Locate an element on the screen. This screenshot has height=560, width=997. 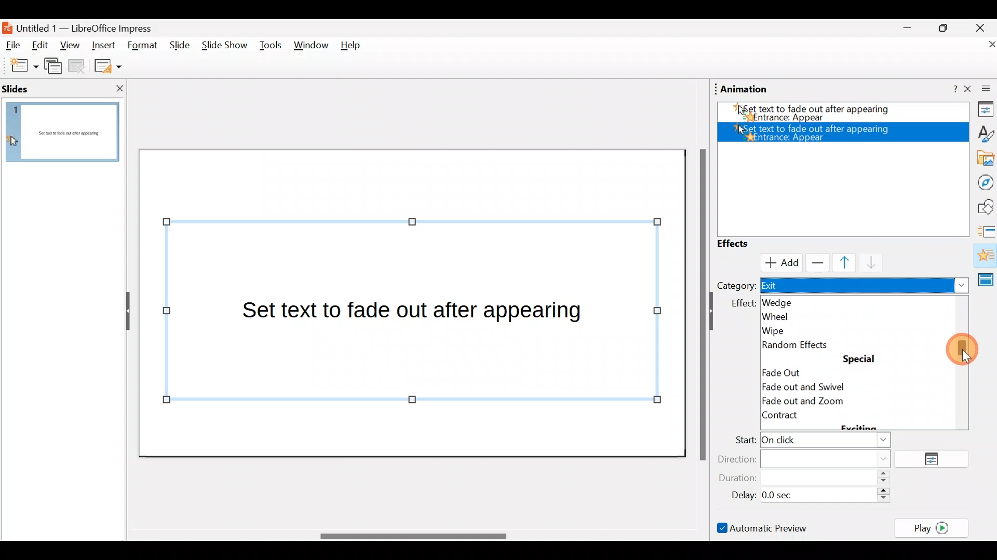
Duration is located at coordinates (807, 479).